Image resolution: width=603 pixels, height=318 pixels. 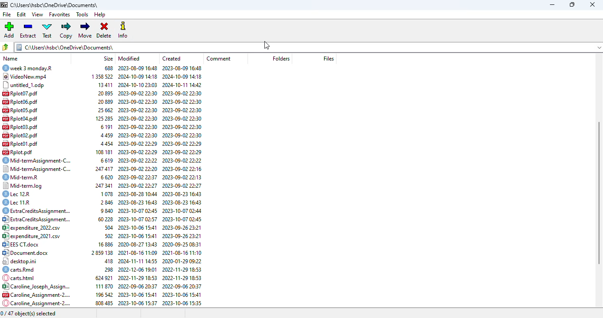 I want to click on Rplot02.pdf, so click(x=29, y=136).